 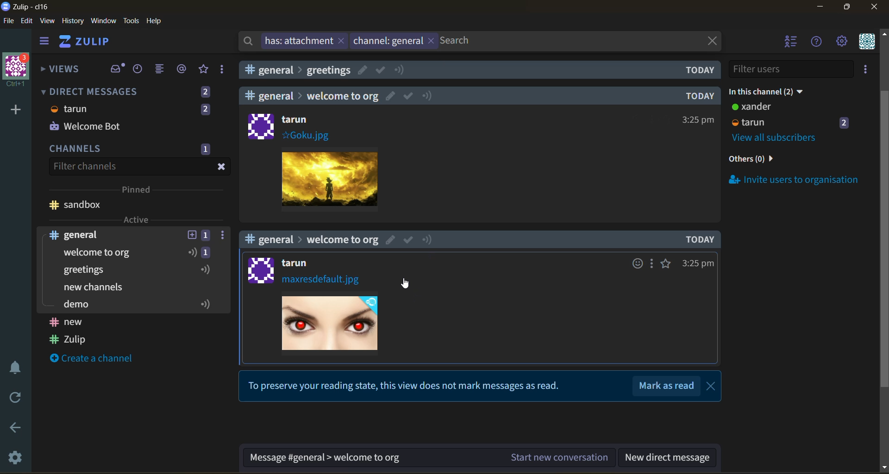 I want to click on settings, so click(x=18, y=456).